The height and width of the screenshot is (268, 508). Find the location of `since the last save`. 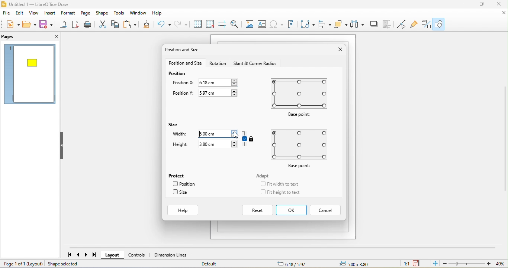

since the last save is located at coordinates (418, 264).